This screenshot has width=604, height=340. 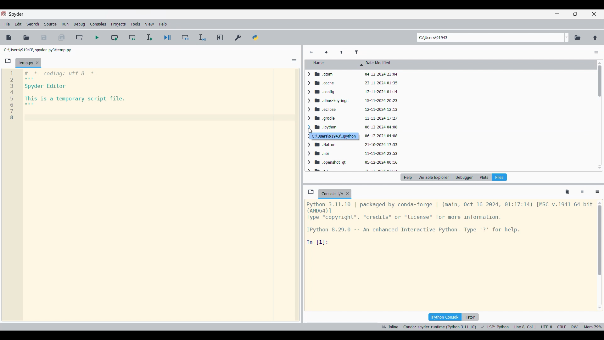 I want to click on Files highlighted as current selection, so click(x=499, y=177).